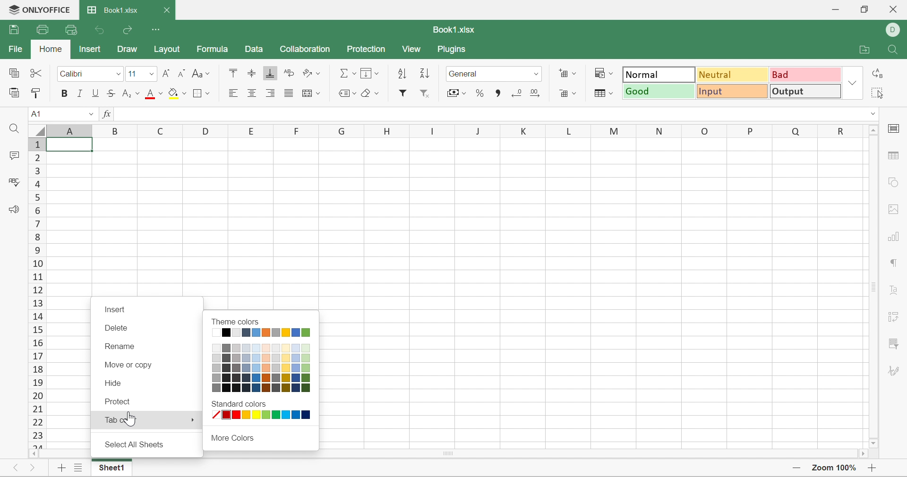  Describe the element at coordinates (16, 184) in the screenshot. I see `Check spelling` at that location.